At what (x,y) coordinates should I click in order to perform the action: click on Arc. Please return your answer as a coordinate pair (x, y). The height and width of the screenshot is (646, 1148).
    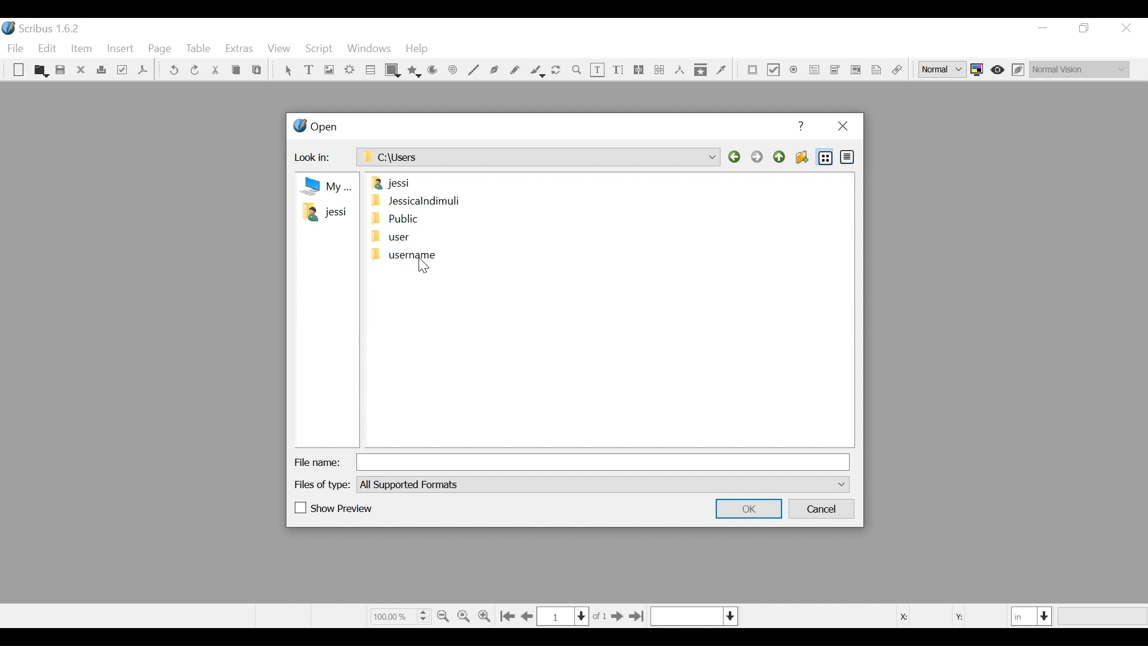
    Looking at the image, I should click on (433, 71).